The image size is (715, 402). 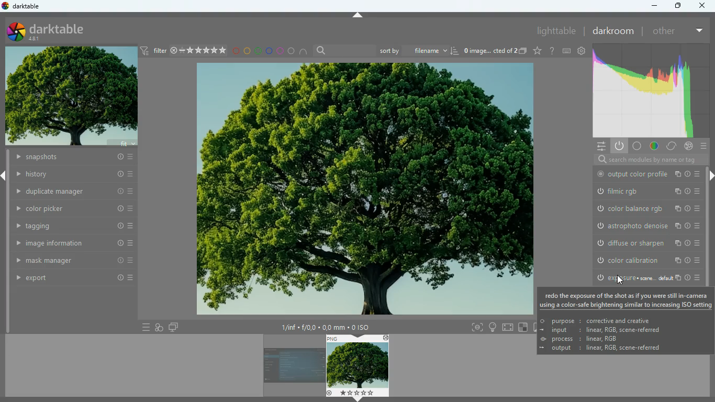 What do you see at coordinates (552, 52) in the screenshot?
I see `settings` at bounding box center [552, 52].